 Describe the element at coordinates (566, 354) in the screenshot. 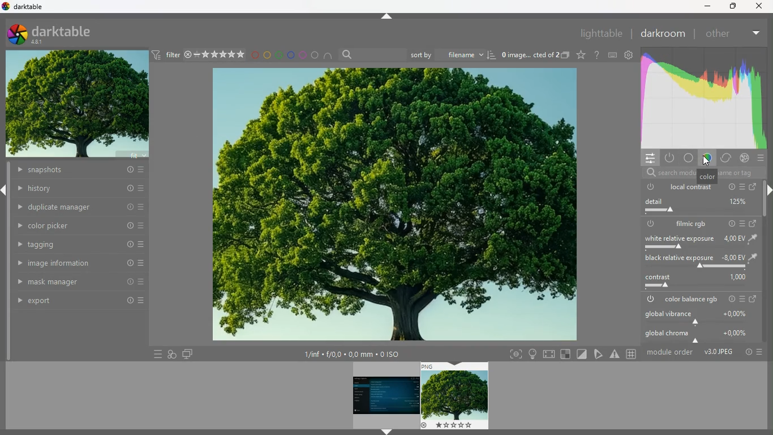

I see `setorize` at that location.